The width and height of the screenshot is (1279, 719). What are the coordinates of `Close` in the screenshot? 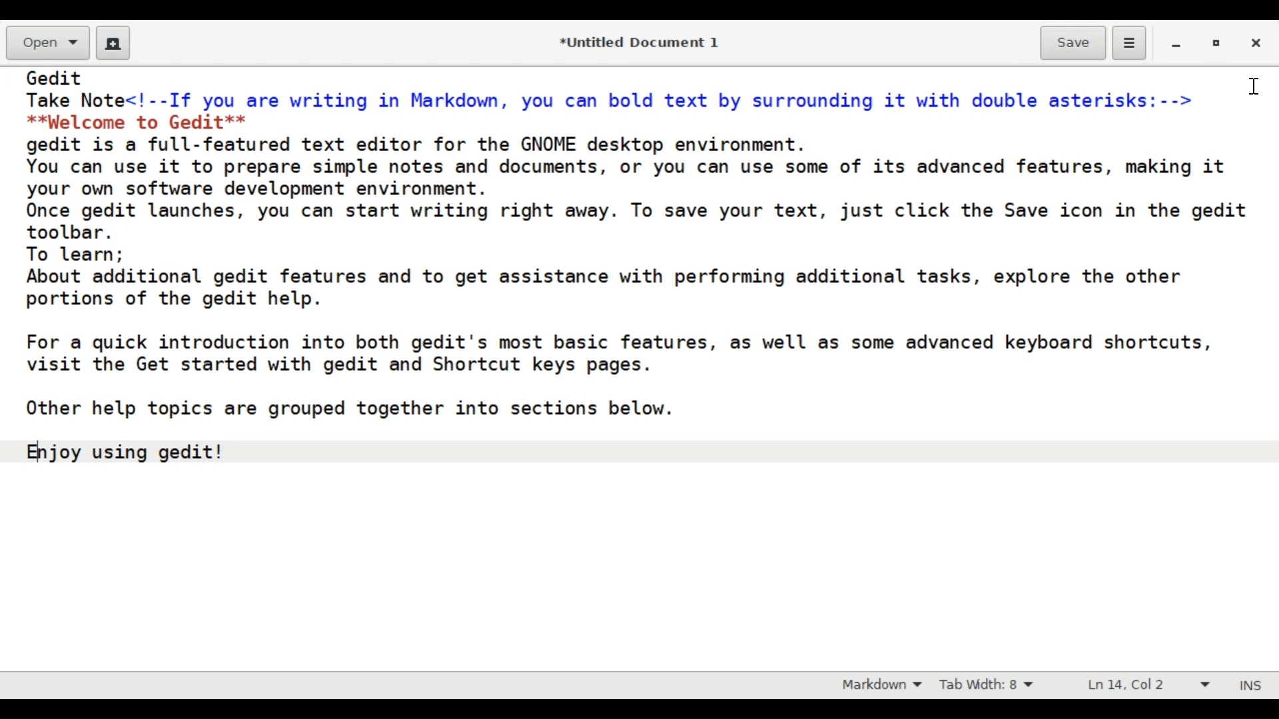 It's located at (1254, 41).